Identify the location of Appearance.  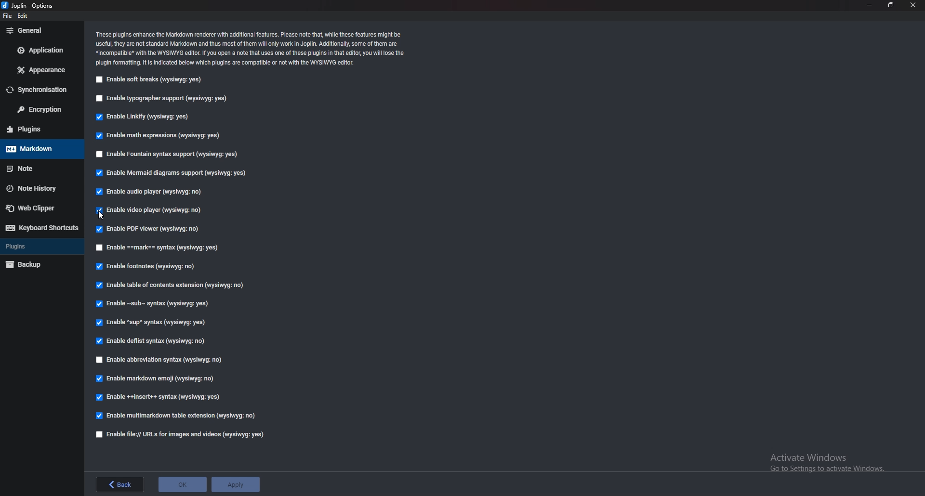
(43, 69).